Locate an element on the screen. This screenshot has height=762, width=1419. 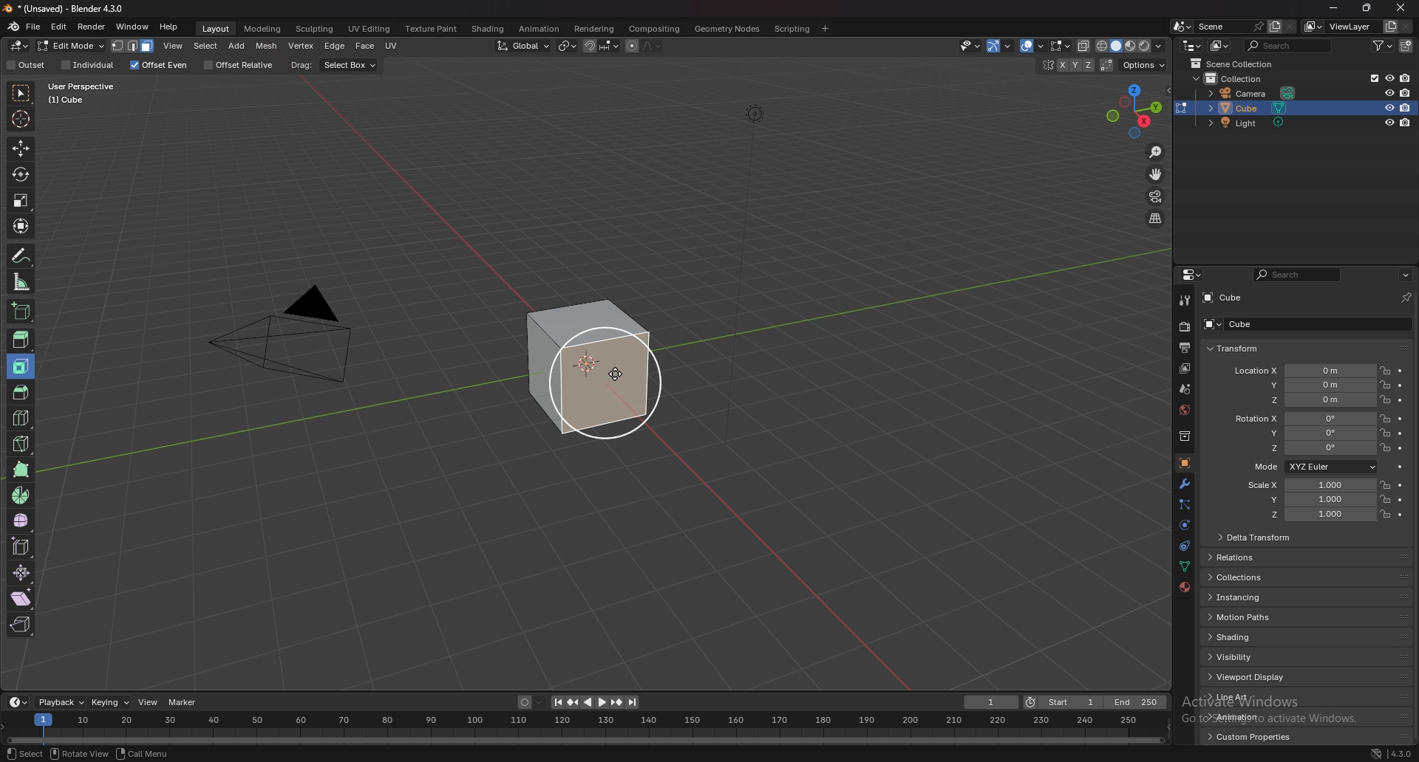
editor type is located at coordinates (17, 703).